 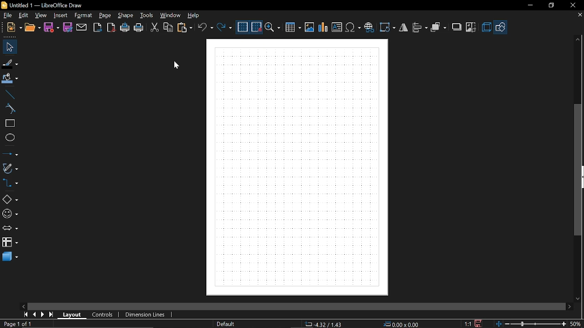 I want to click on fill color, so click(x=10, y=79).